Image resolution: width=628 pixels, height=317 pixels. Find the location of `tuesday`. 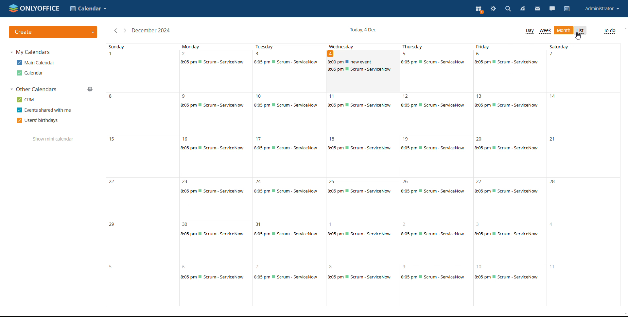

tuesday is located at coordinates (287, 46).